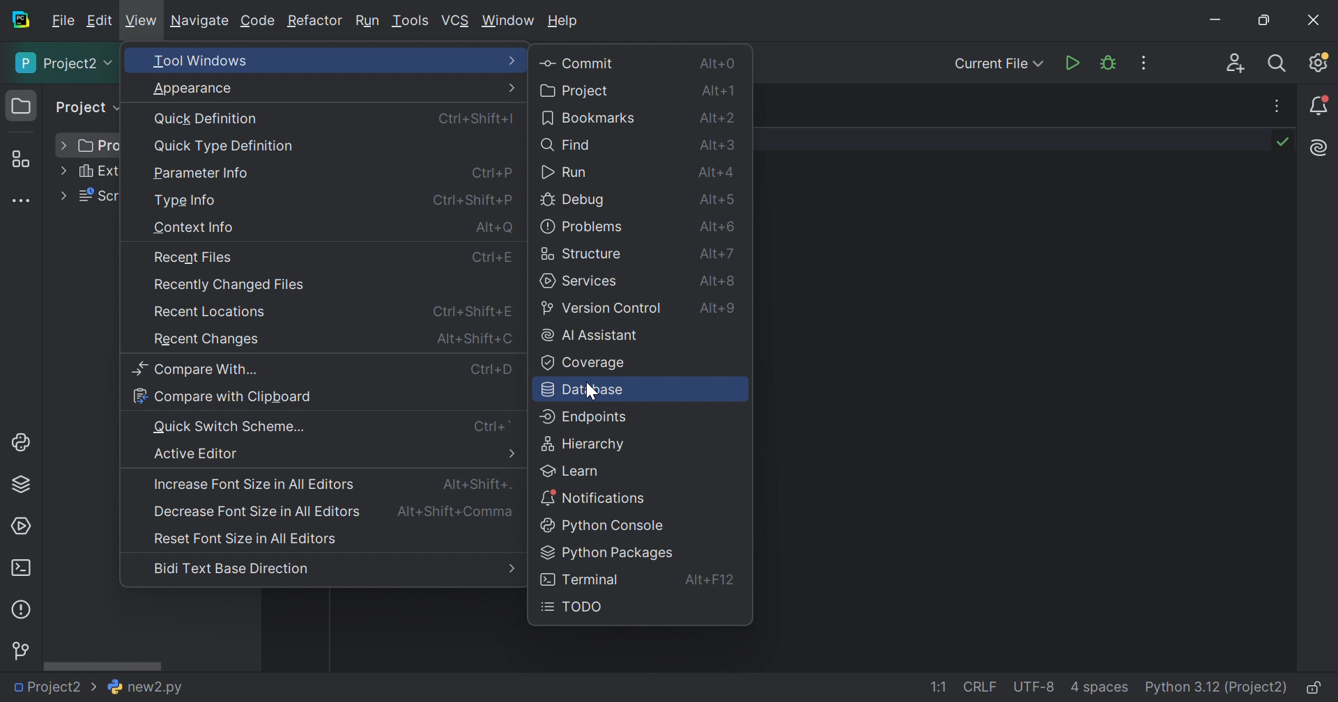  What do you see at coordinates (472, 337) in the screenshot?
I see `Alt+Shift+C` at bounding box center [472, 337].